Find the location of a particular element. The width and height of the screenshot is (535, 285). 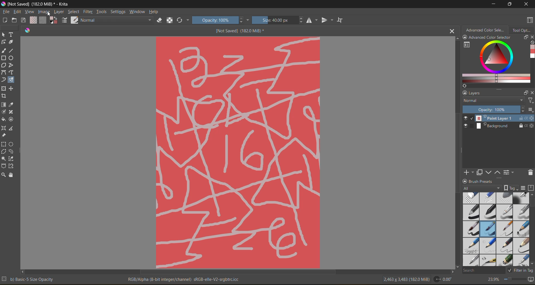

tag is located at coordinates (481, 188).